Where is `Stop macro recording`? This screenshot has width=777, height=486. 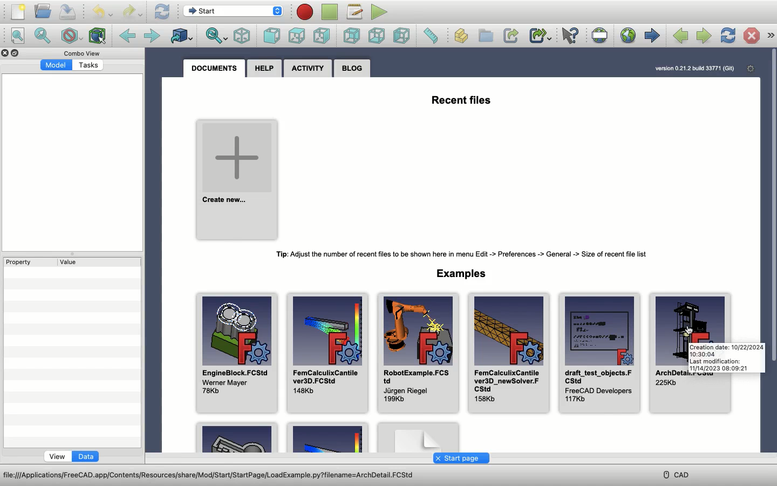
Stop macro recording is located at coordinates (330, 12).